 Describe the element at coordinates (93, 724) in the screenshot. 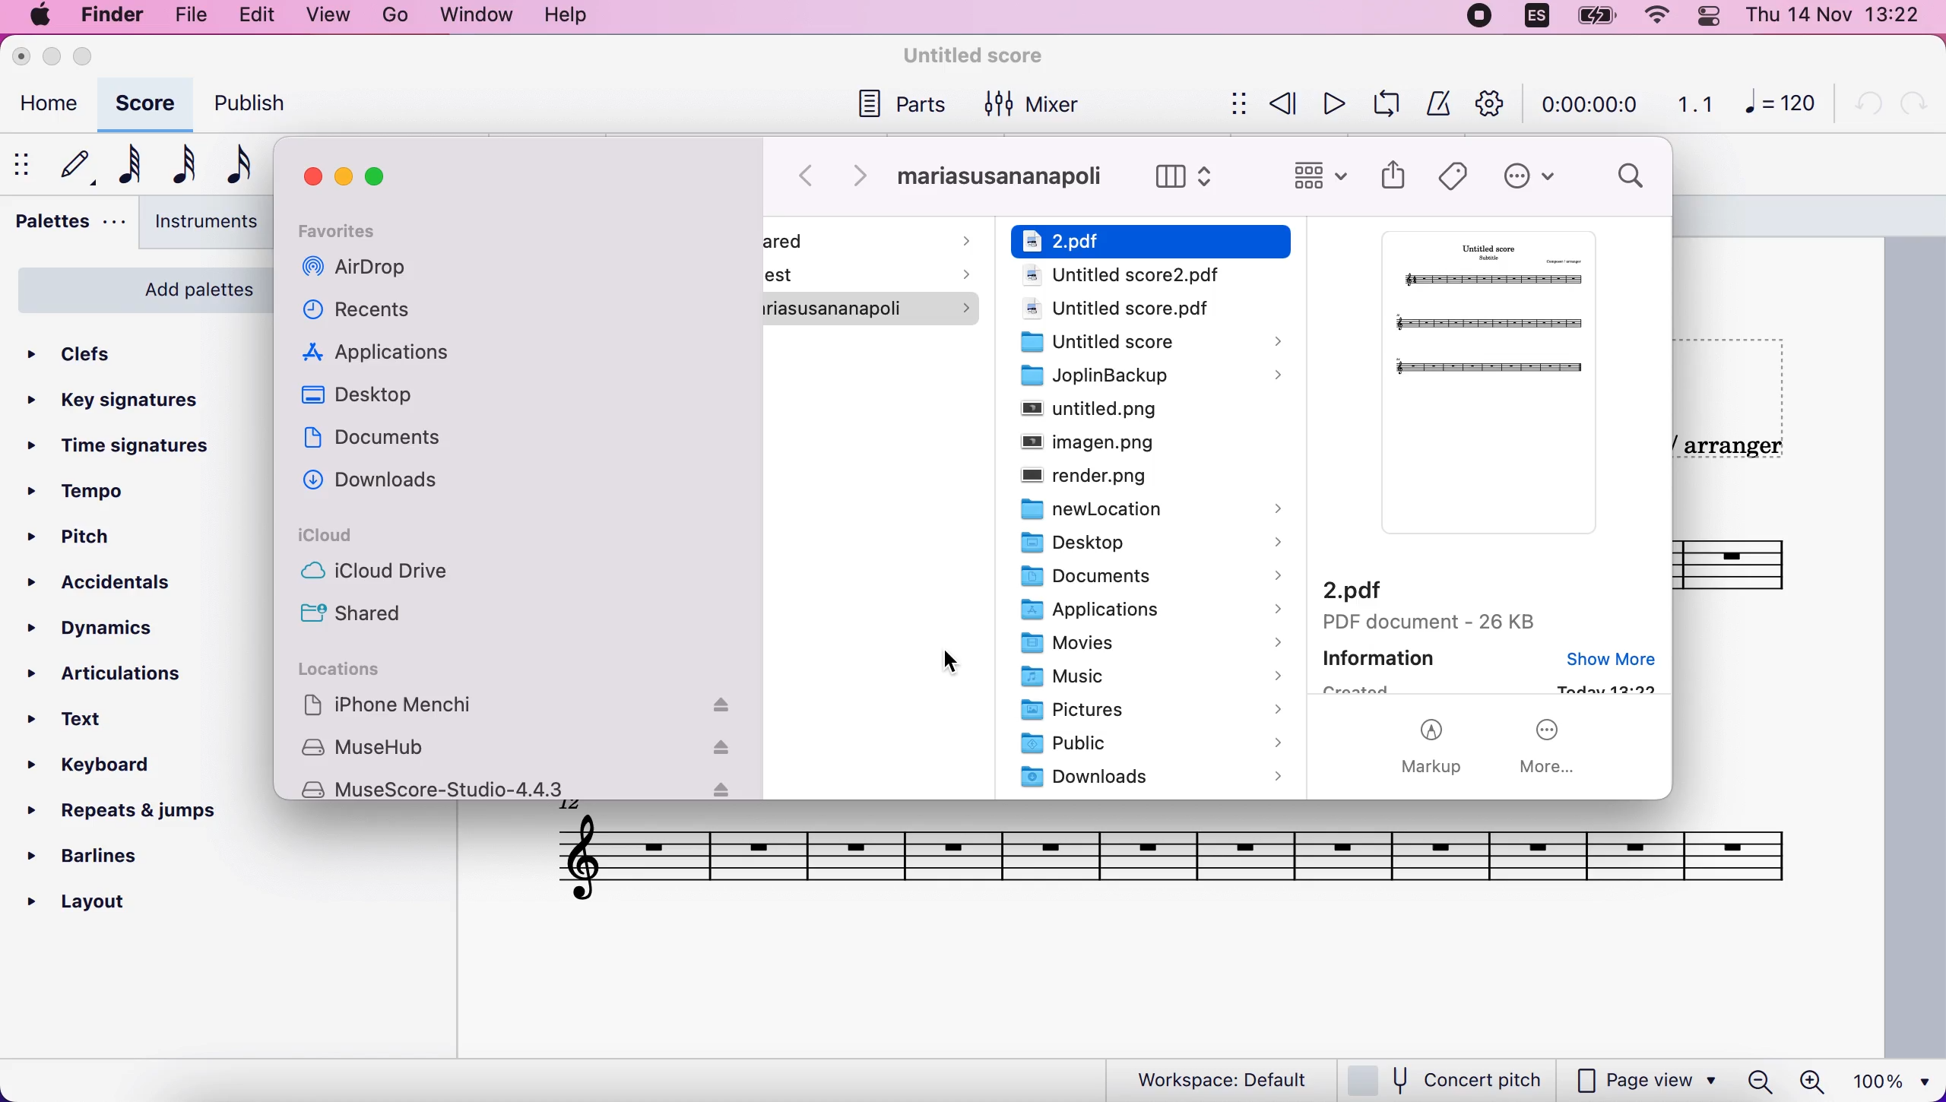

I see `text` at that location.